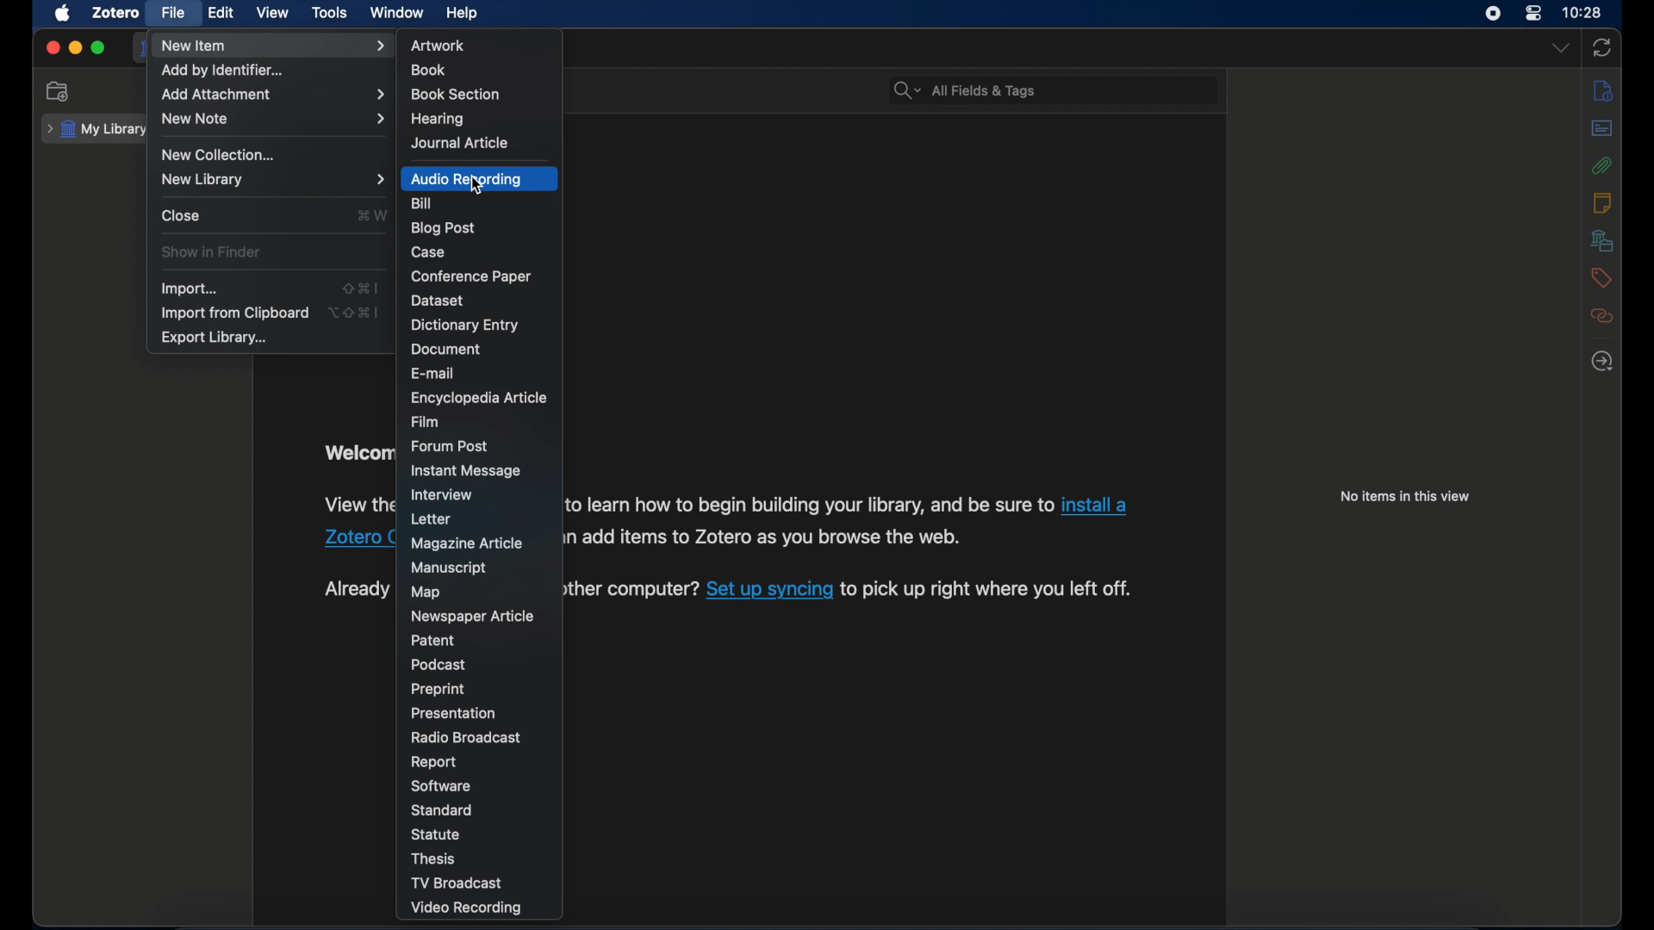  Describe the element at coordinates (465, 737) in the screenshot. I see `radio broadcast` at that location.